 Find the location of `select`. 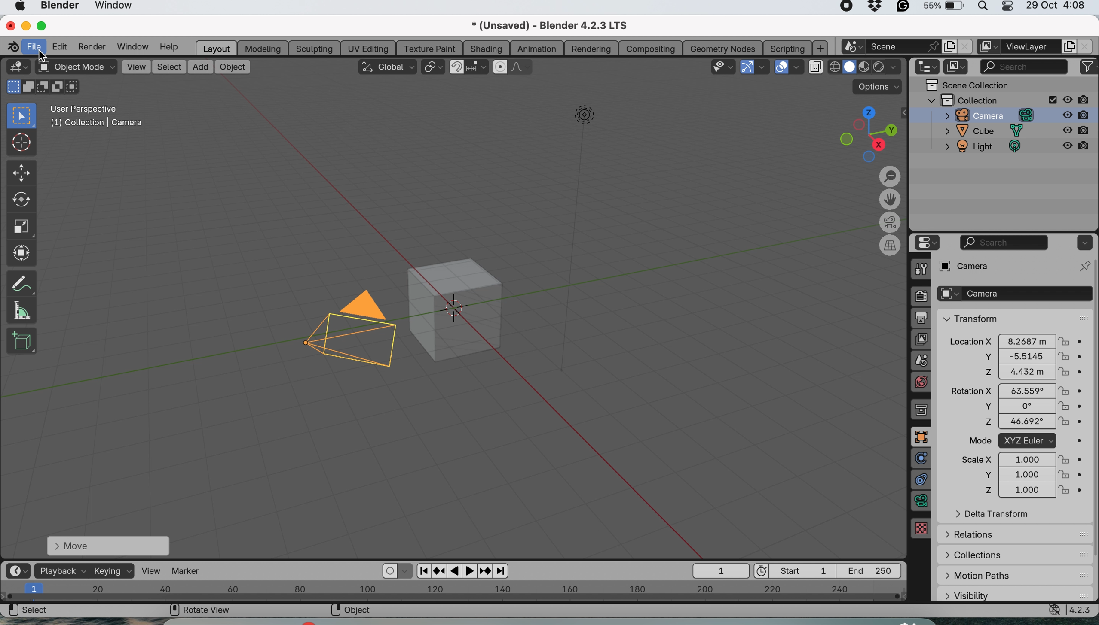

select is located at coordinates (28, 611).